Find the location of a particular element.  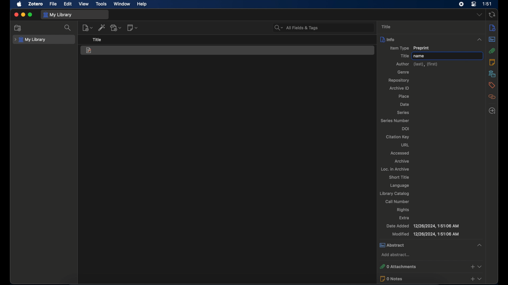

abstract is located at coordinates (430, 245).